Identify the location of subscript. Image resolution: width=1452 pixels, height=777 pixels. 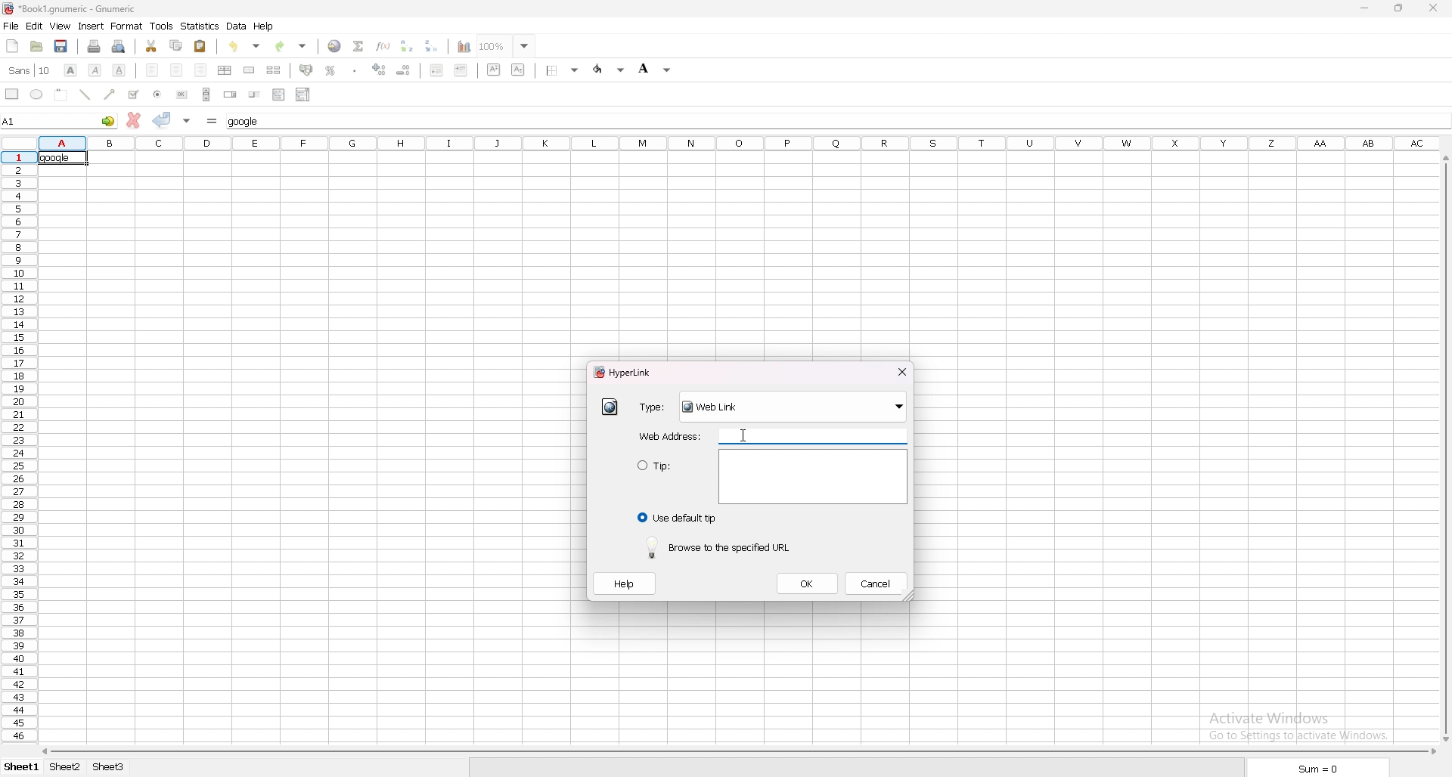
(520, 70).